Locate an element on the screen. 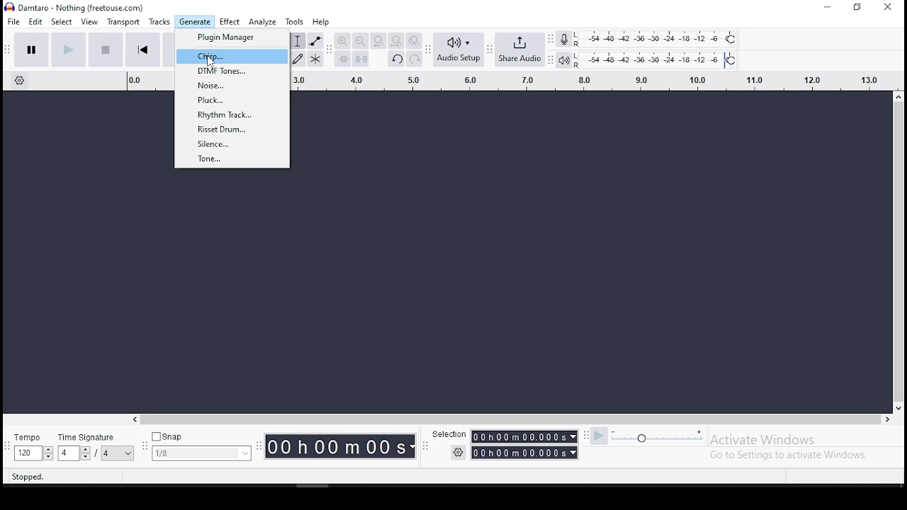 Image resolution: width=907 pixels, height=510 pixels. track's timing is located at coordinates (587, 79).